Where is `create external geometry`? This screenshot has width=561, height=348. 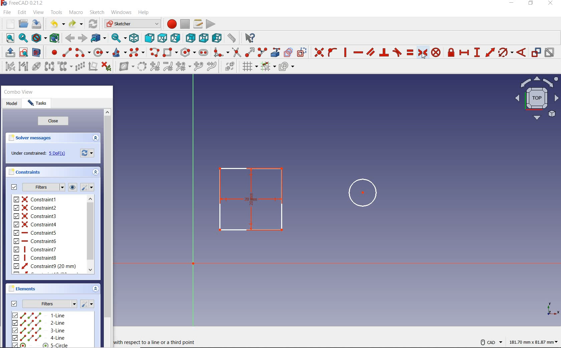
create external geometry is located at coordinates (276, 52).